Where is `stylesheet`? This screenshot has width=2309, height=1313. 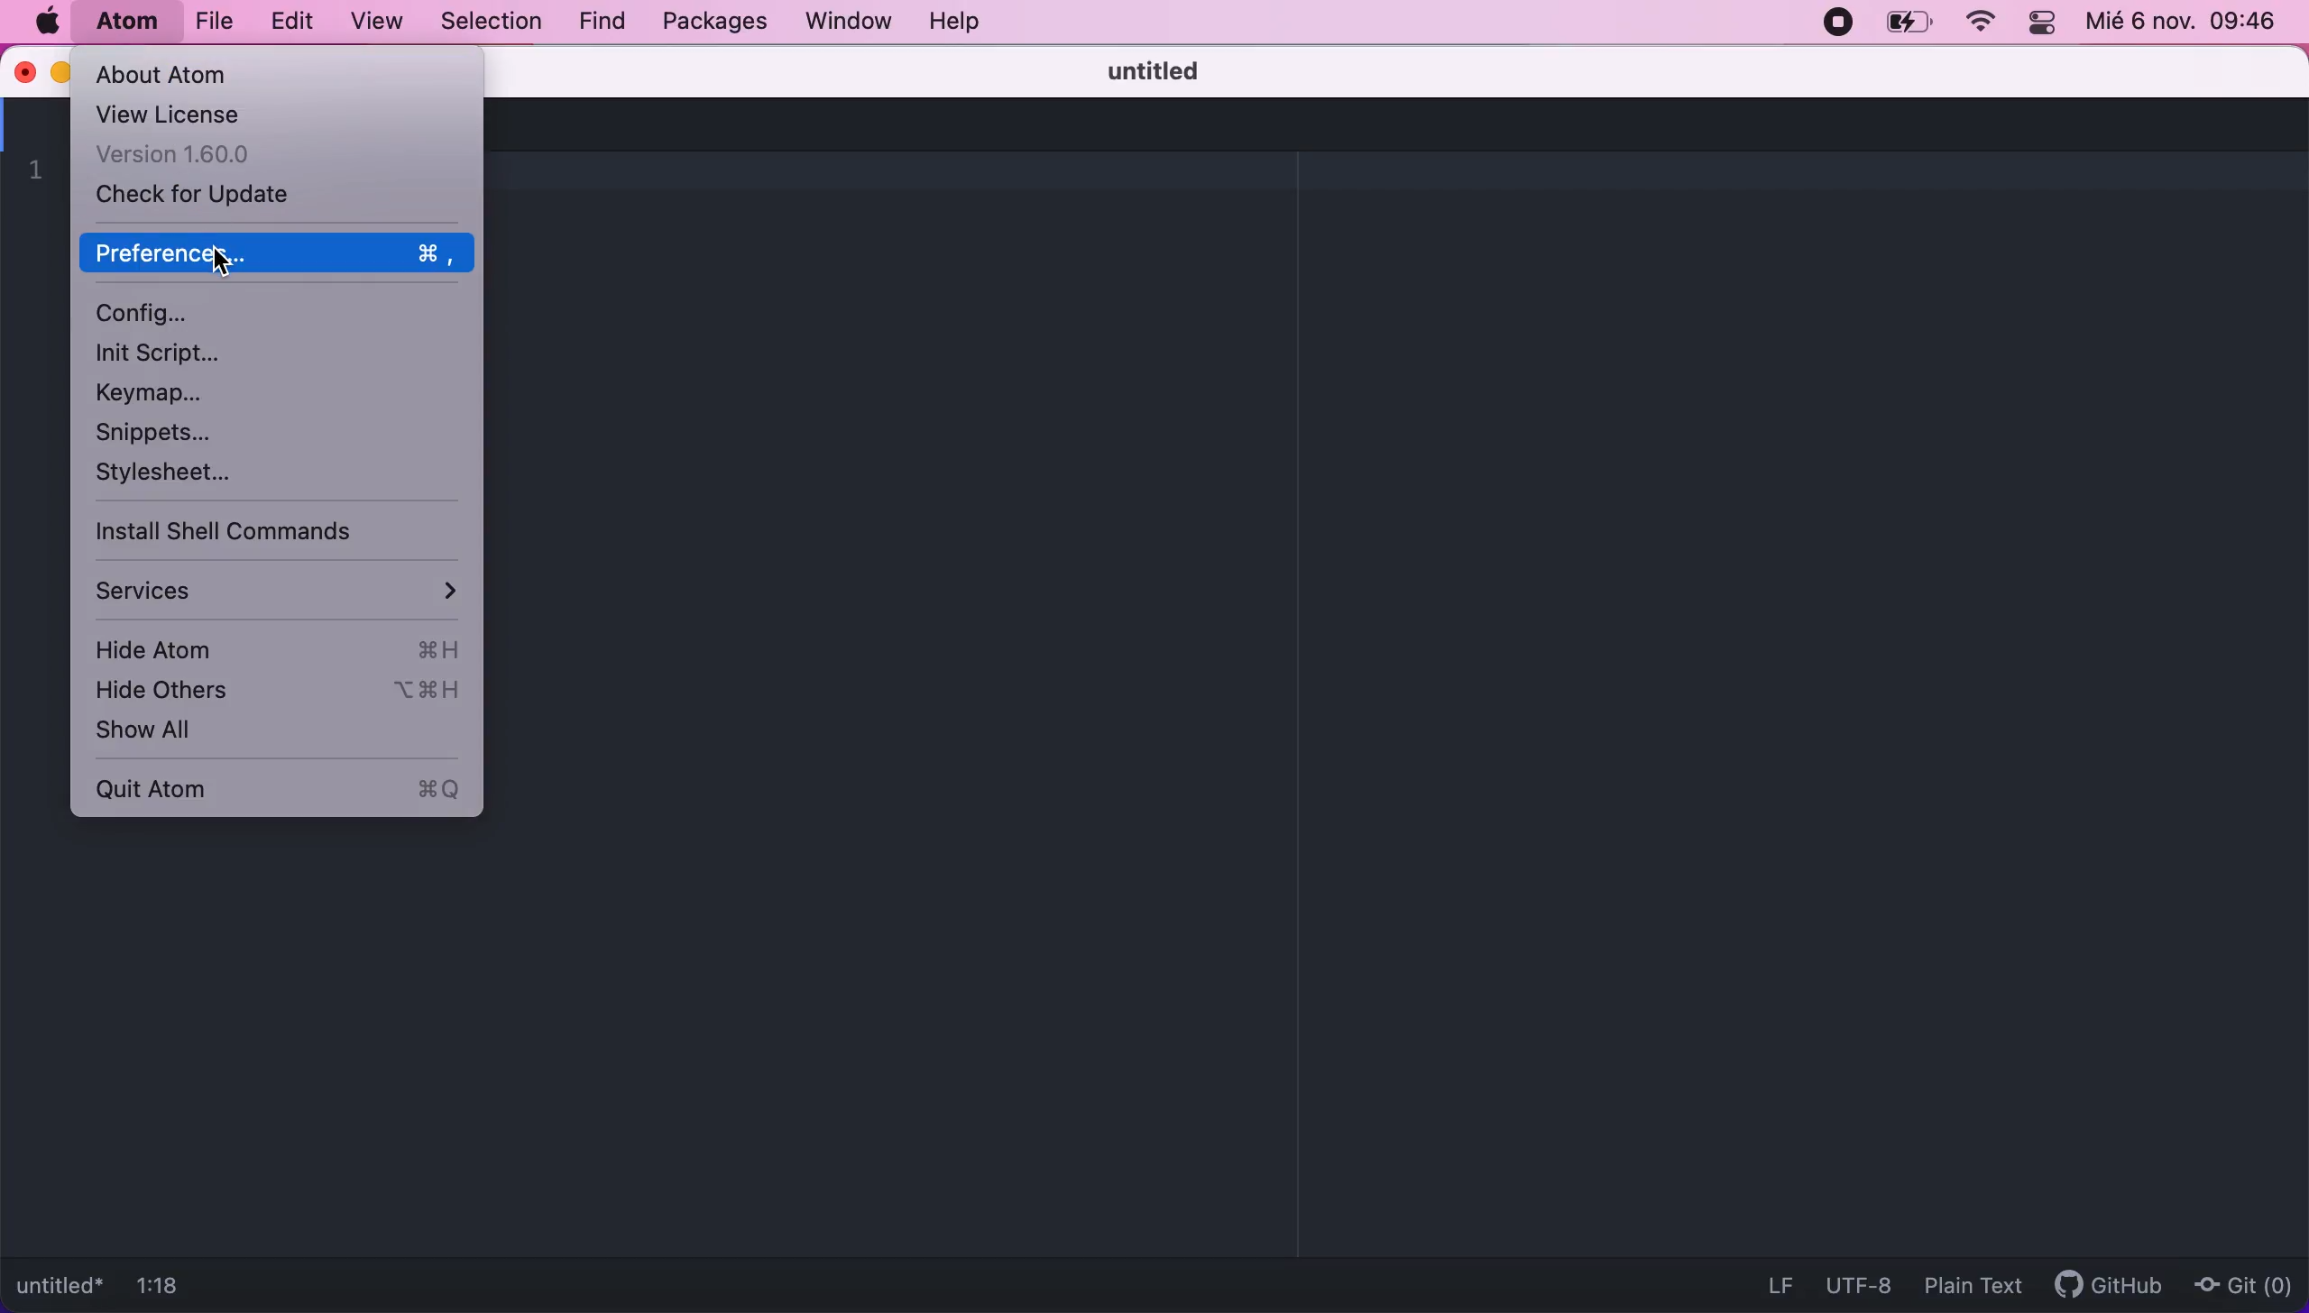 stylesheet is located at coordinates (202, 474).